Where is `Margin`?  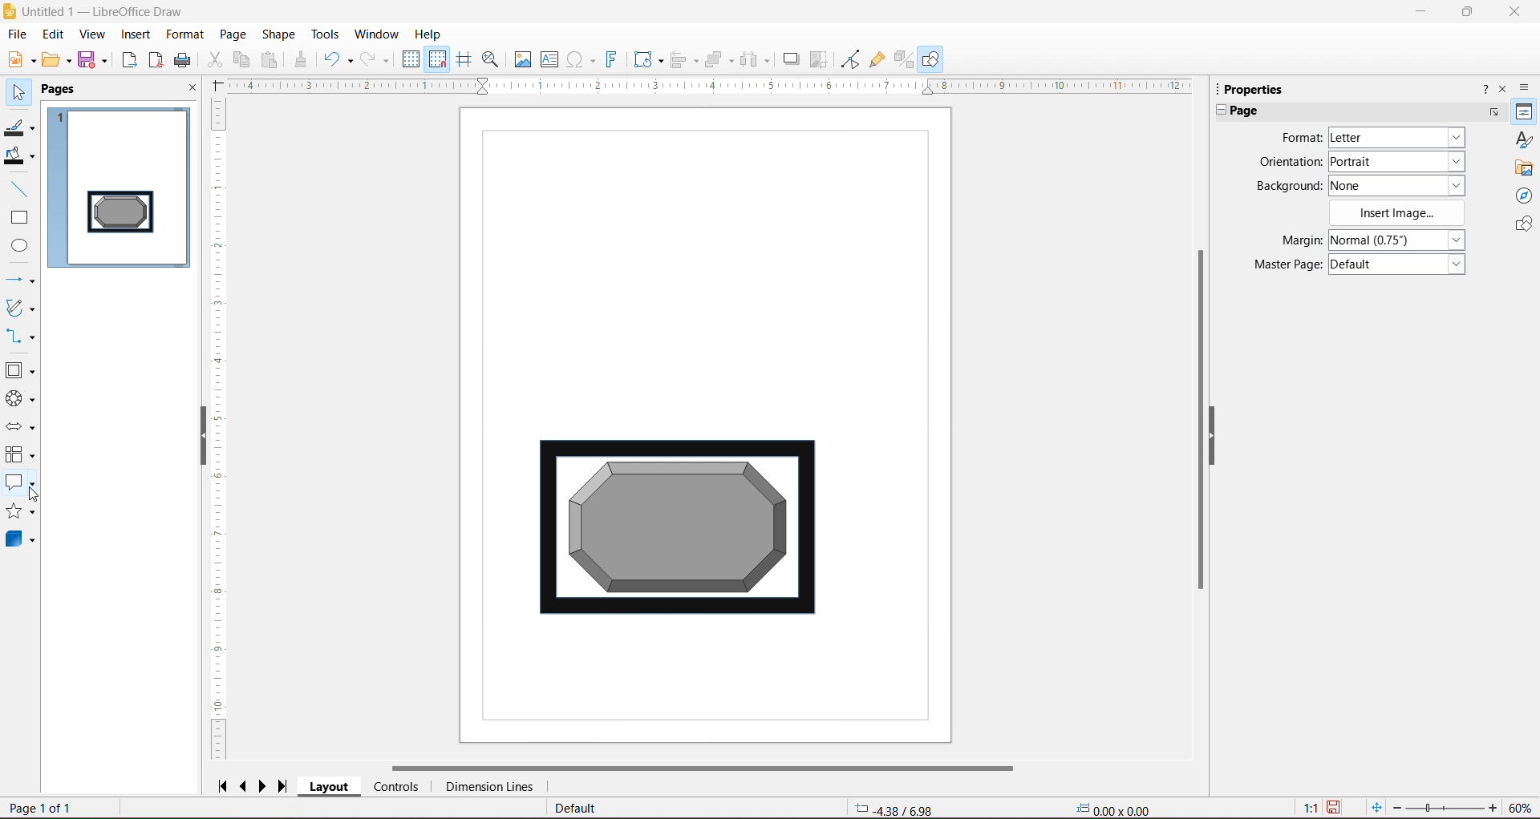 Margin is located at coordinates (1286, 240).